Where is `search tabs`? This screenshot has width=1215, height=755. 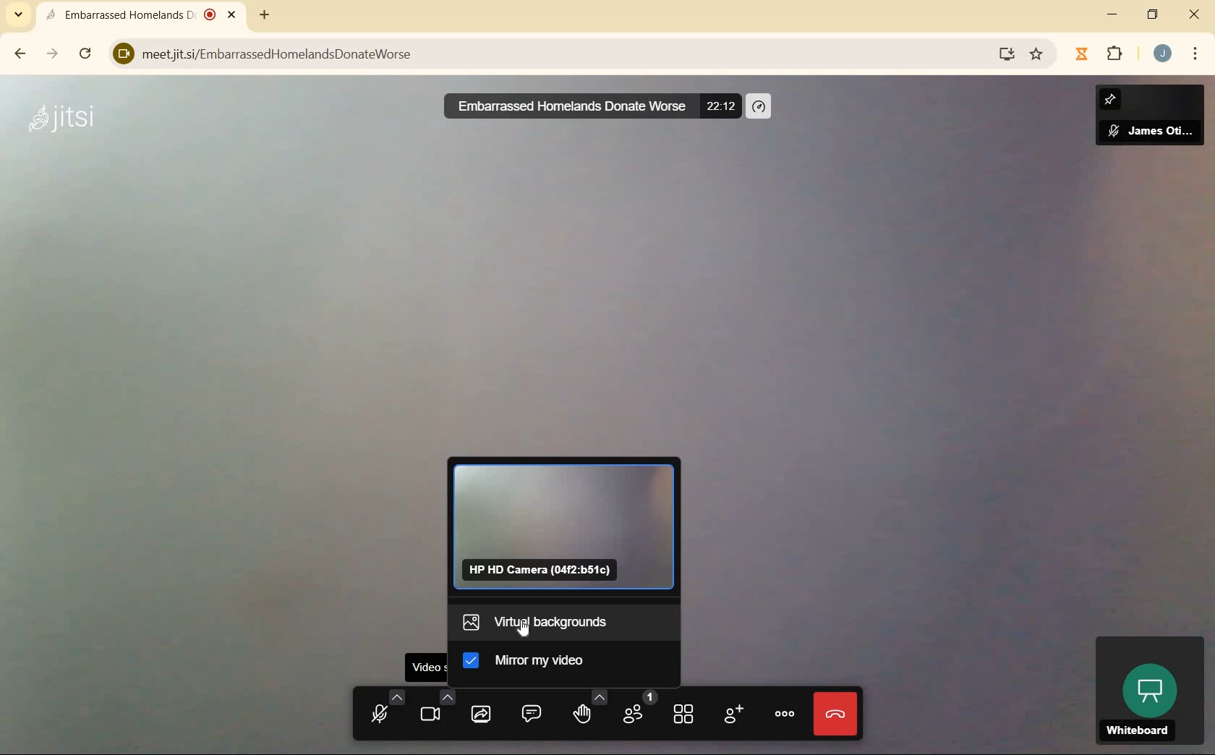 search tabs is located at coordinates (22, 13).